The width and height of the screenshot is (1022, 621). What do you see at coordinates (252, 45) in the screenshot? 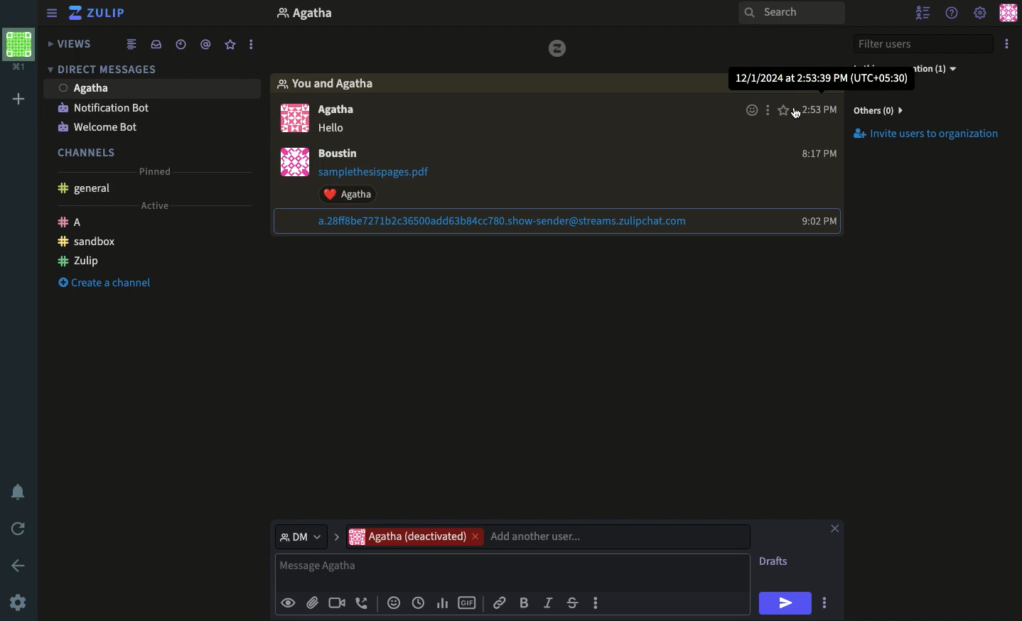
I see `options` at bounding box center [252, 45].